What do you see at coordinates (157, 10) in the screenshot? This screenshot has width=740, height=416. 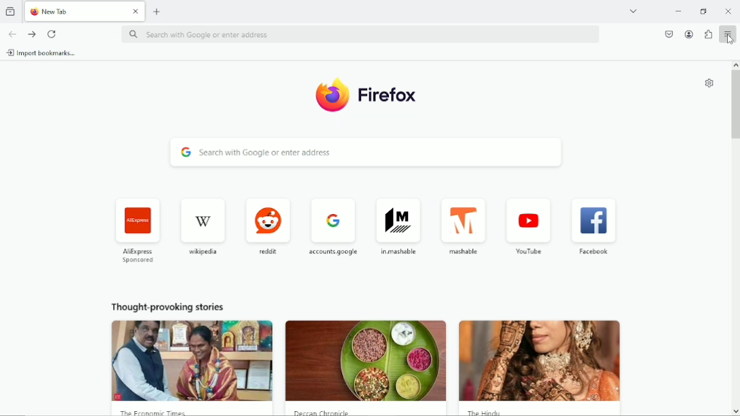 I see `new tab` at bounding box center [157, 10].